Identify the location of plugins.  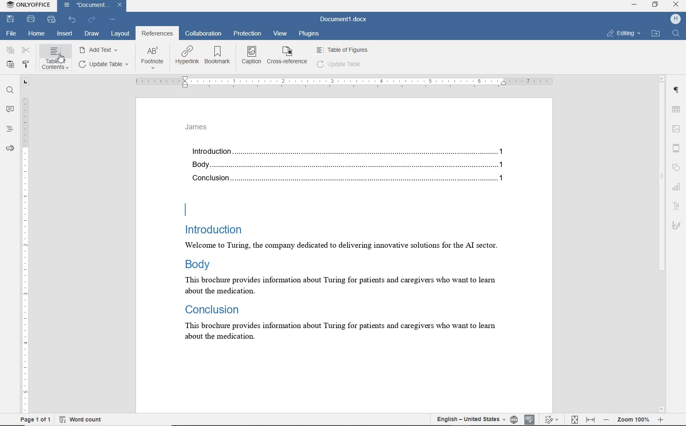
(308, 33).